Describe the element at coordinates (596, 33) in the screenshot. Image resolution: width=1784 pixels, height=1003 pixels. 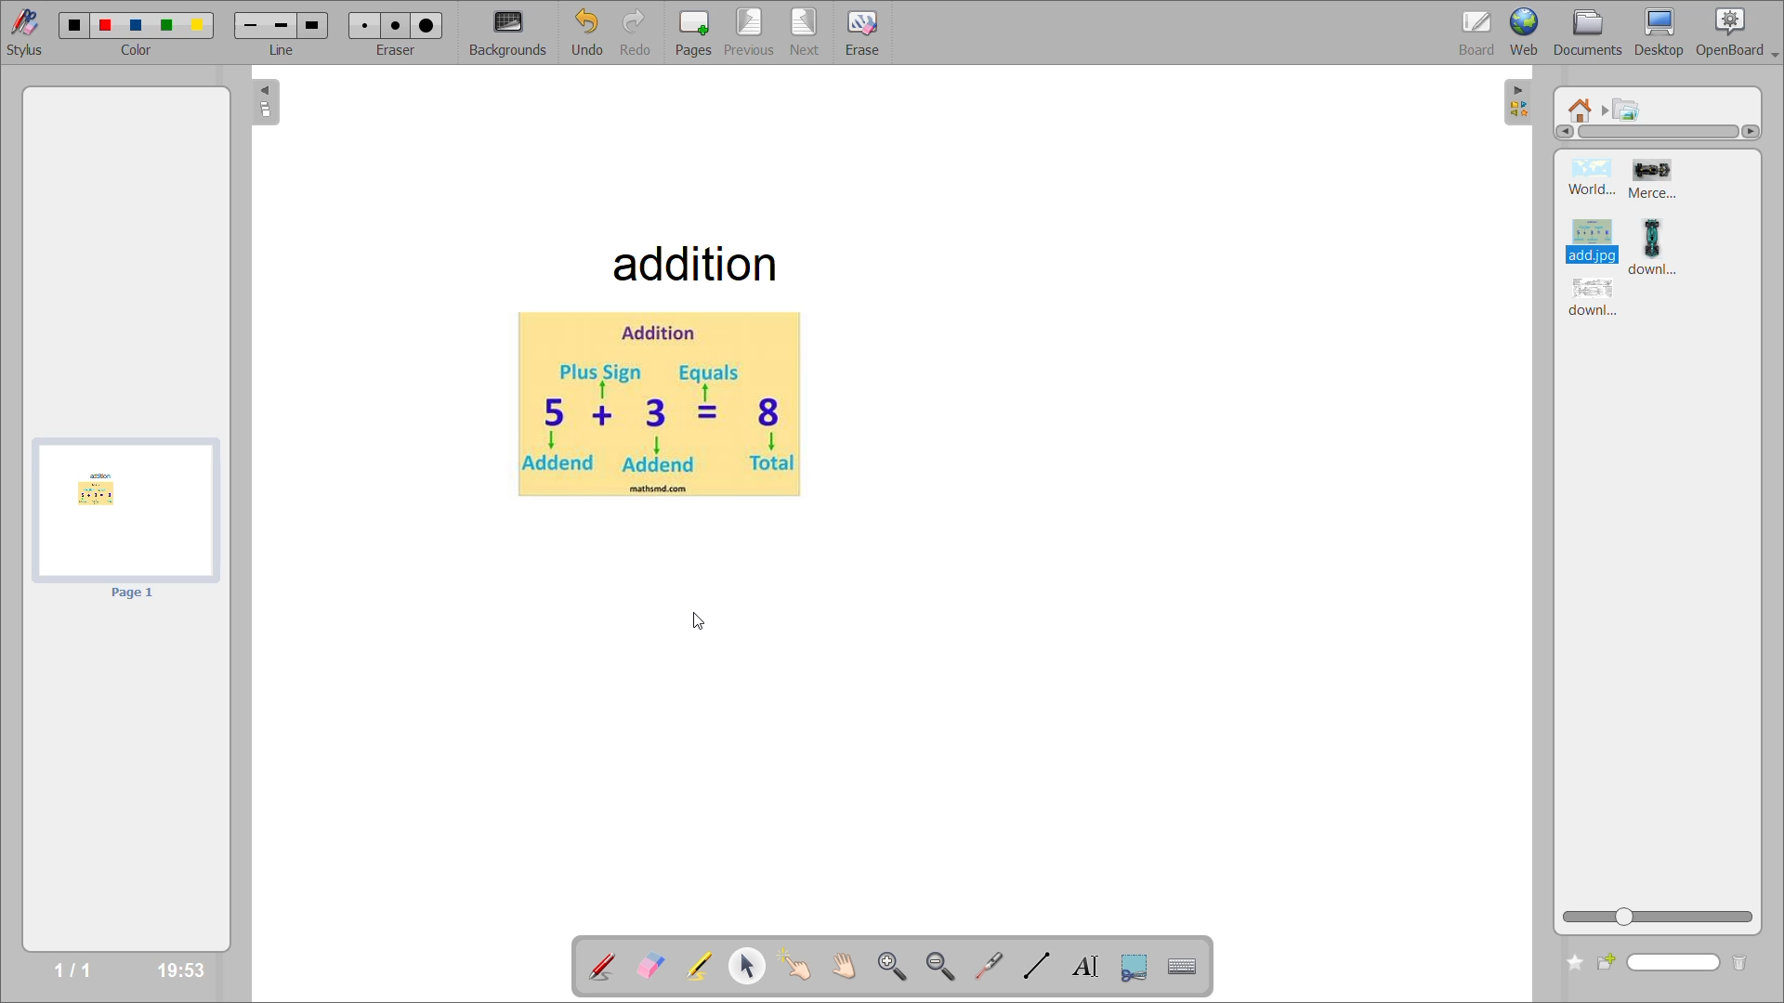
I see `undo` at that location.